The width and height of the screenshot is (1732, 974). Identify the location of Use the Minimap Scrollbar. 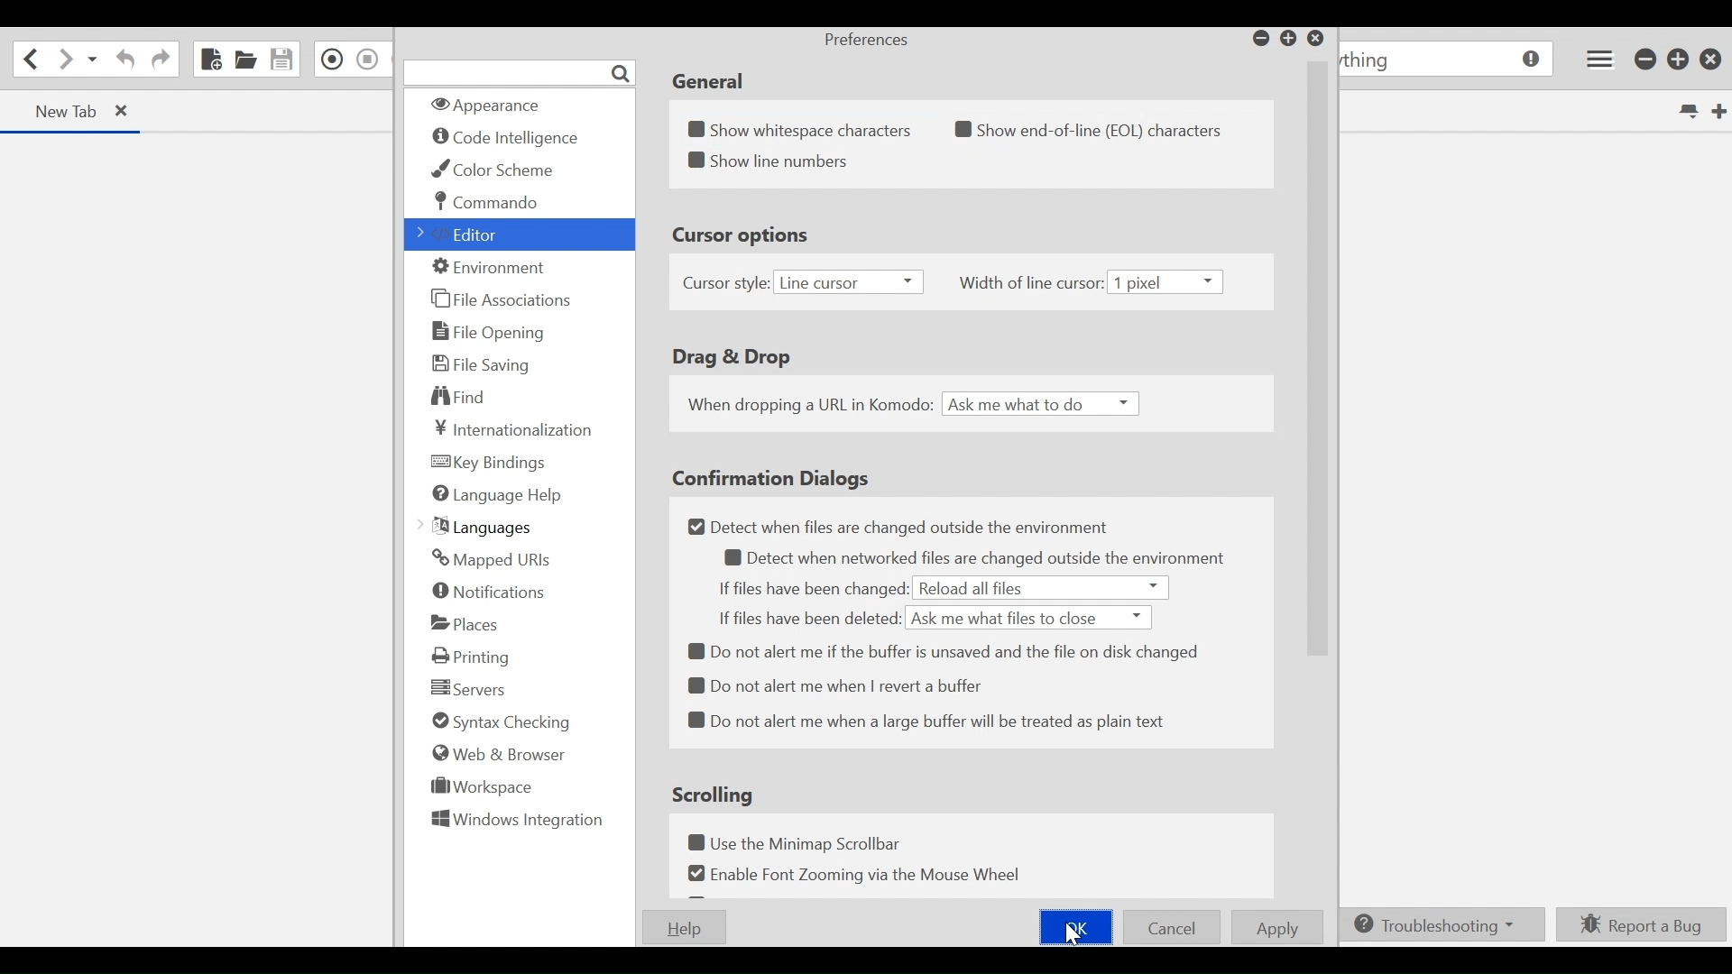
(799, 844).